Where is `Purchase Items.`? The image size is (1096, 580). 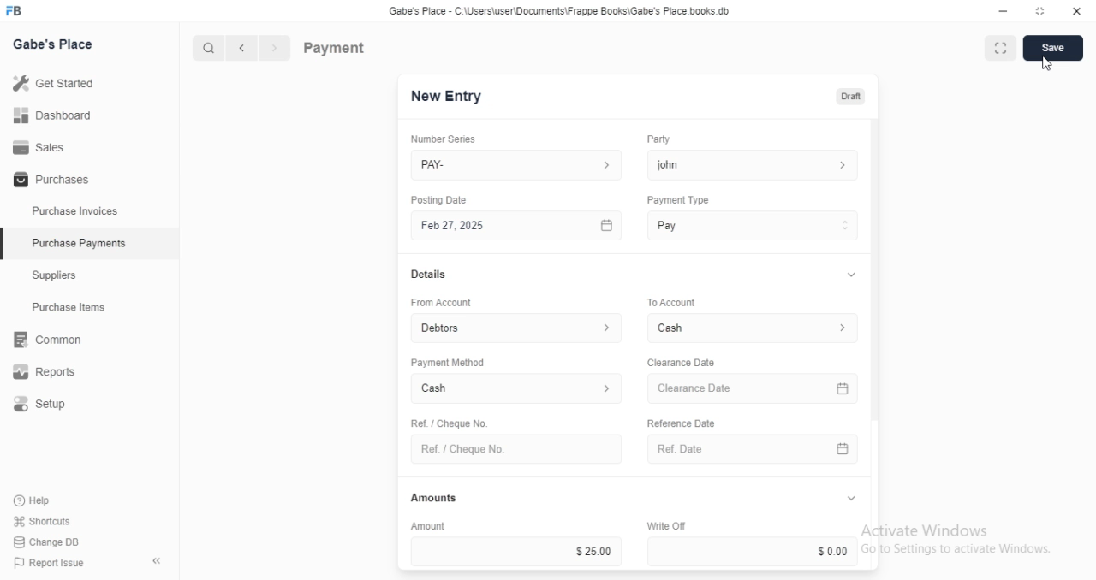
Purchase Items. is located at coordinates (74, 309).